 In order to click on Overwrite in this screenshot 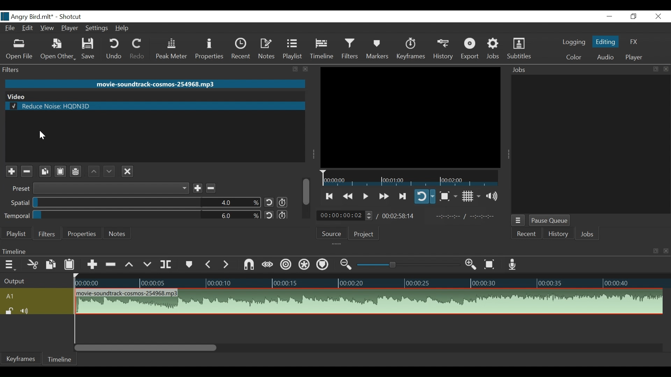, I will do `click(148, 264)`.